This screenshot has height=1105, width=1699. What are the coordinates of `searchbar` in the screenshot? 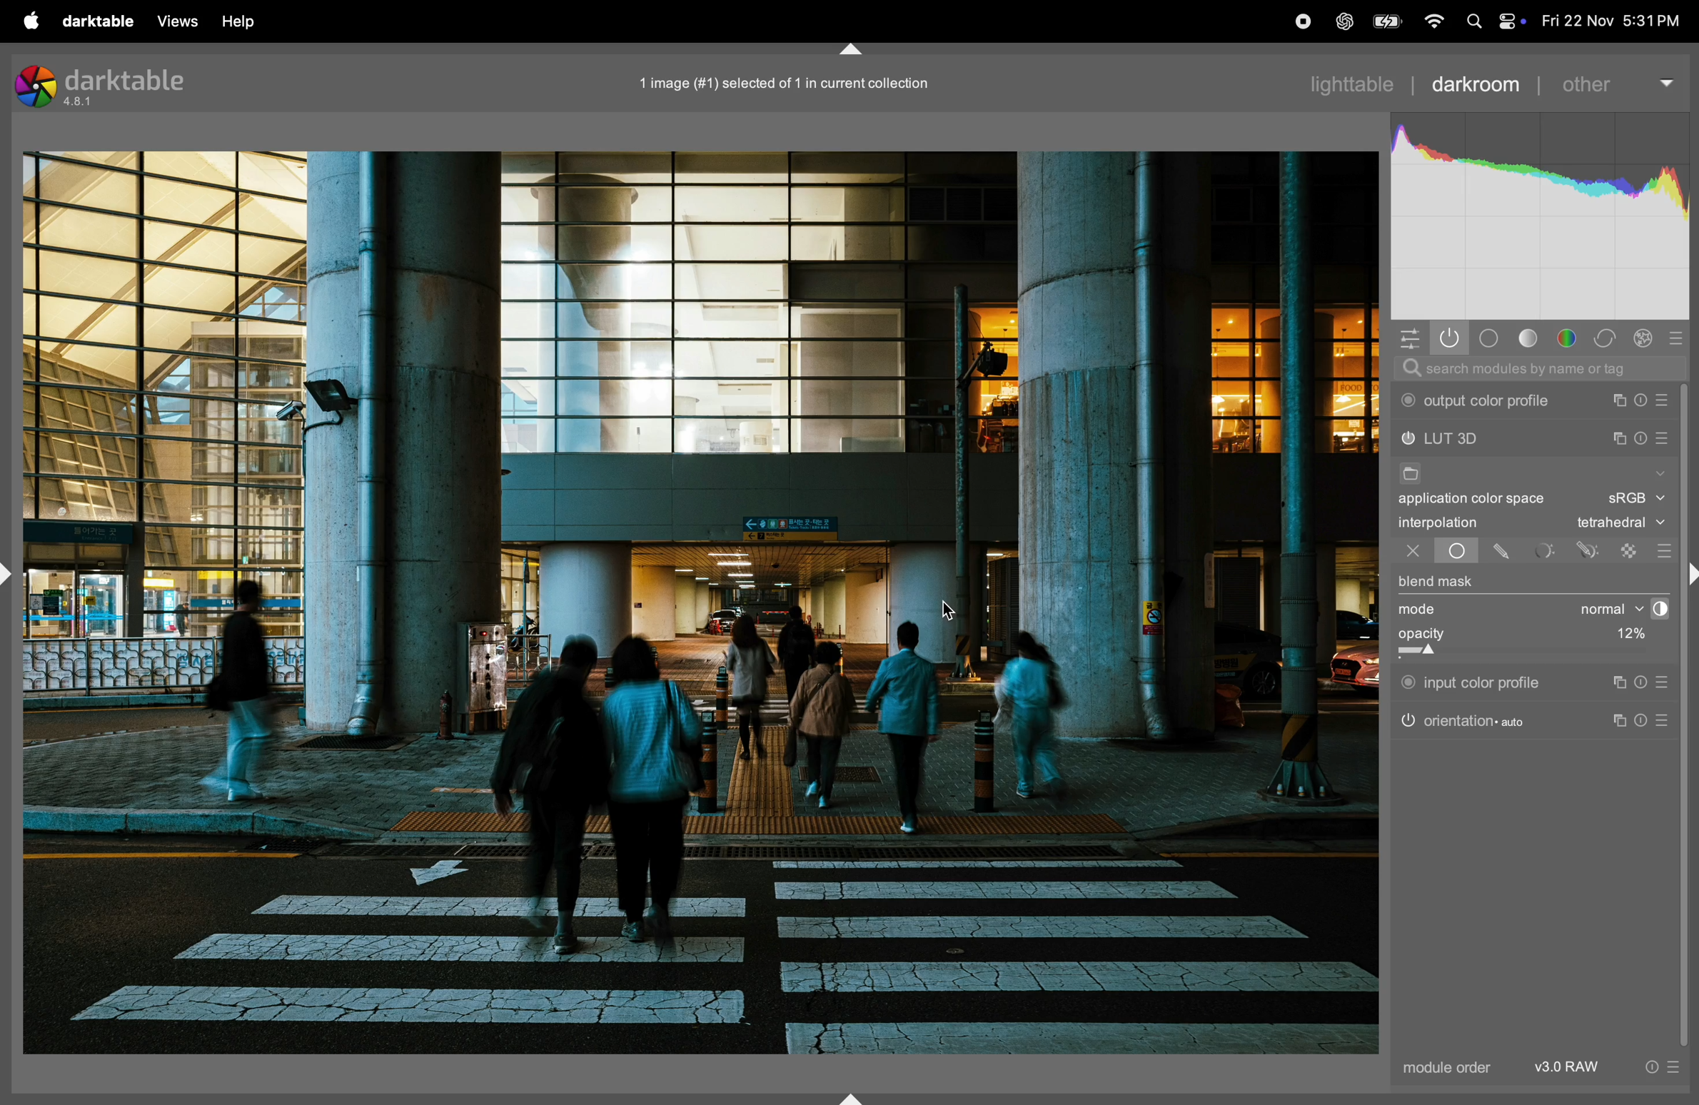 It's located at (1538, 369).